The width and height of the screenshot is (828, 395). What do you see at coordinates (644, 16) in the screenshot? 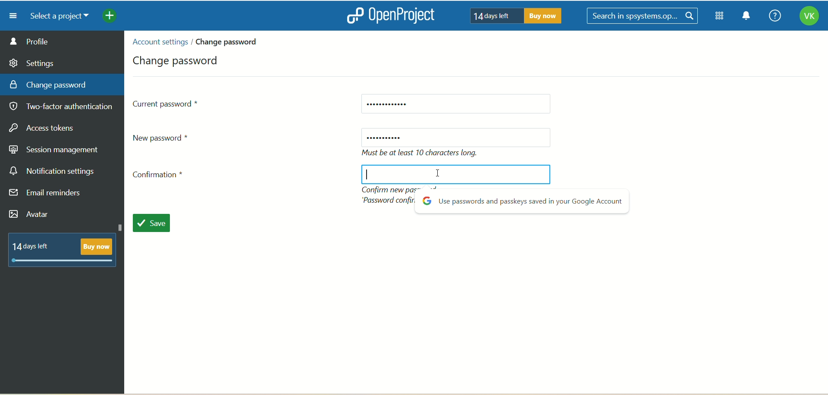
I see `search` at bounding box center [644, 16].